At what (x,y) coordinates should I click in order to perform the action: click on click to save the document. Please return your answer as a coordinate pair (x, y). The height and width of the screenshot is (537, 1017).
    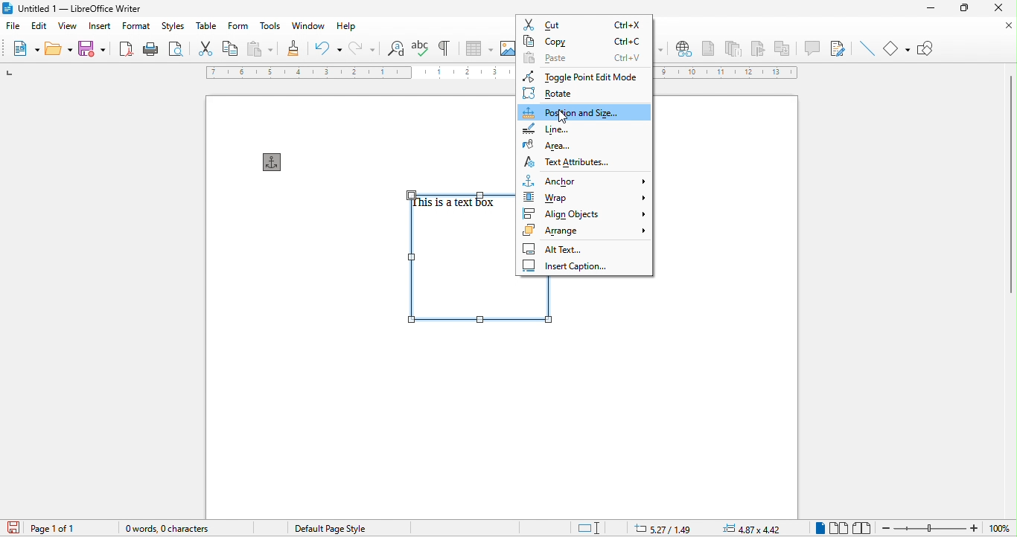
    Looking at the image, I should click on (12, 528).